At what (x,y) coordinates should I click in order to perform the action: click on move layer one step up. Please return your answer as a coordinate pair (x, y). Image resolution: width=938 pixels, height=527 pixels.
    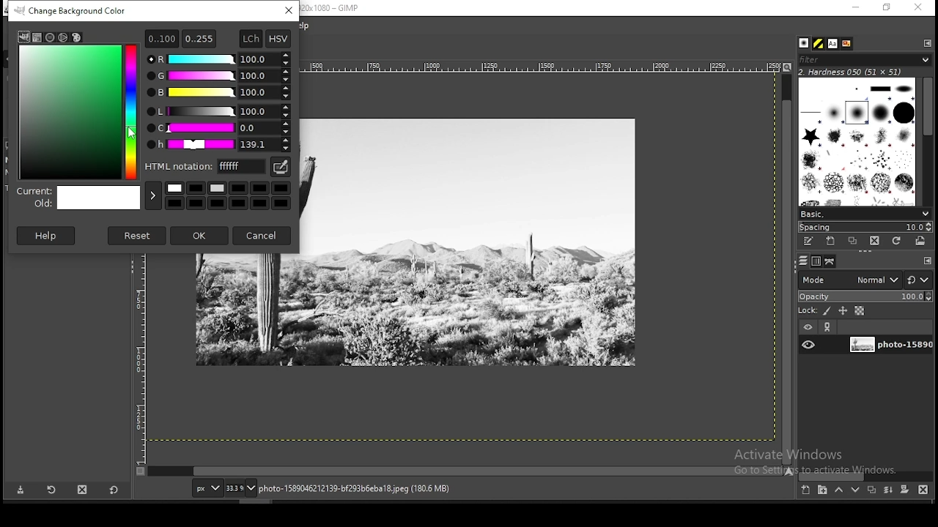
    Looking at the image, I should click on (838, 490).